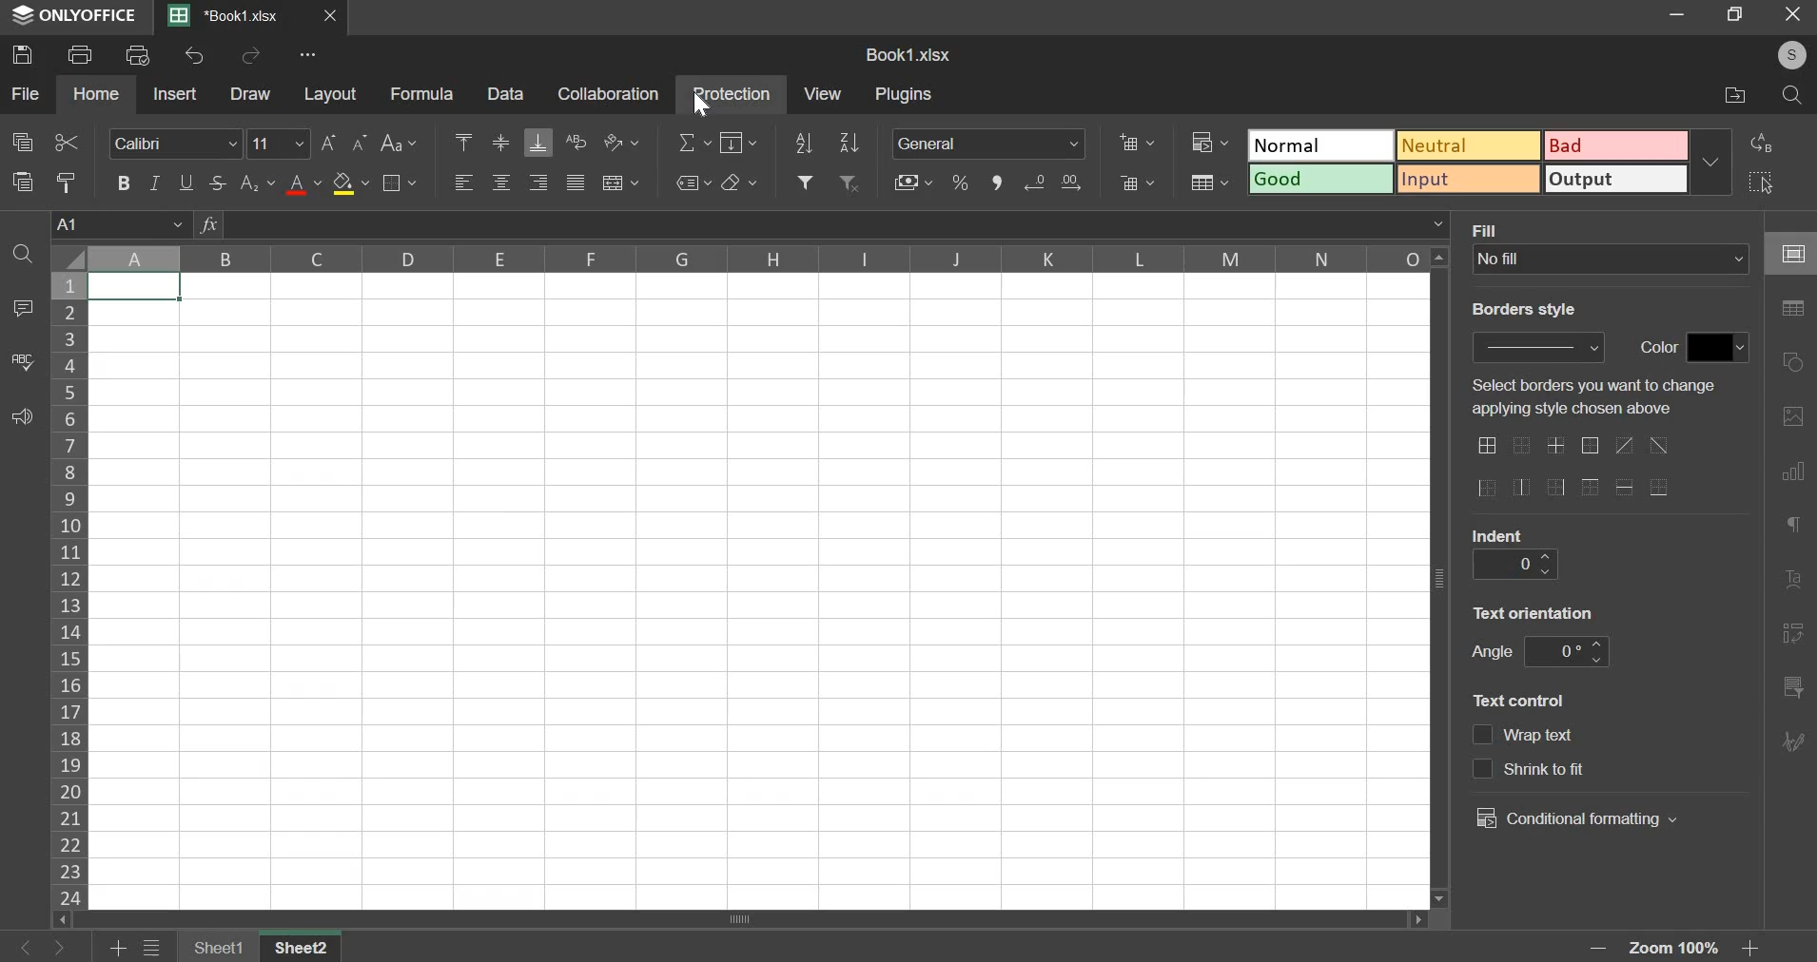 Image resolution: width=1817 pixels, height=962 pixels. I want to click on Cancel, so click(1799, 17).